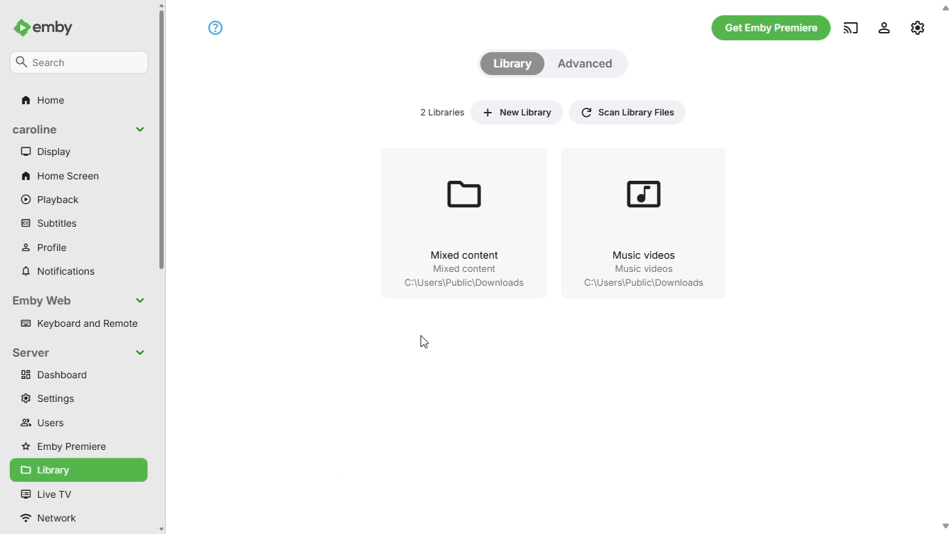  Describe the element at coordinates (47, 151) in the screenshot. I see `display` at that location.